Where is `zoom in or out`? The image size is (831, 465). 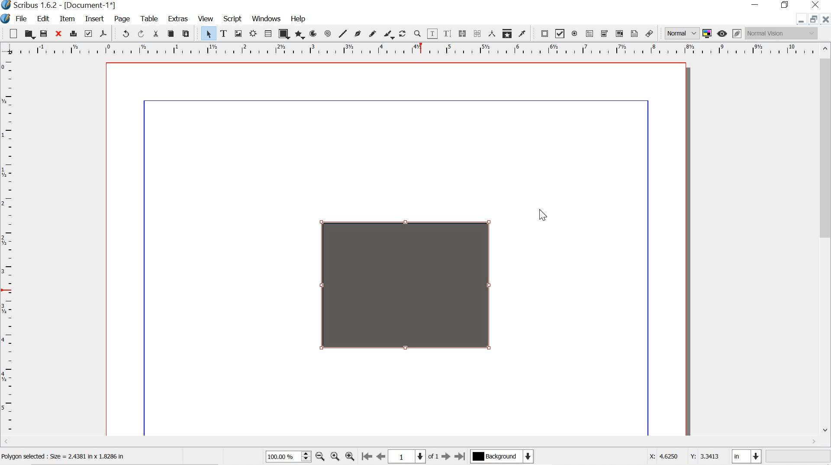 zoom in or out is located at coordinates (418, 34).